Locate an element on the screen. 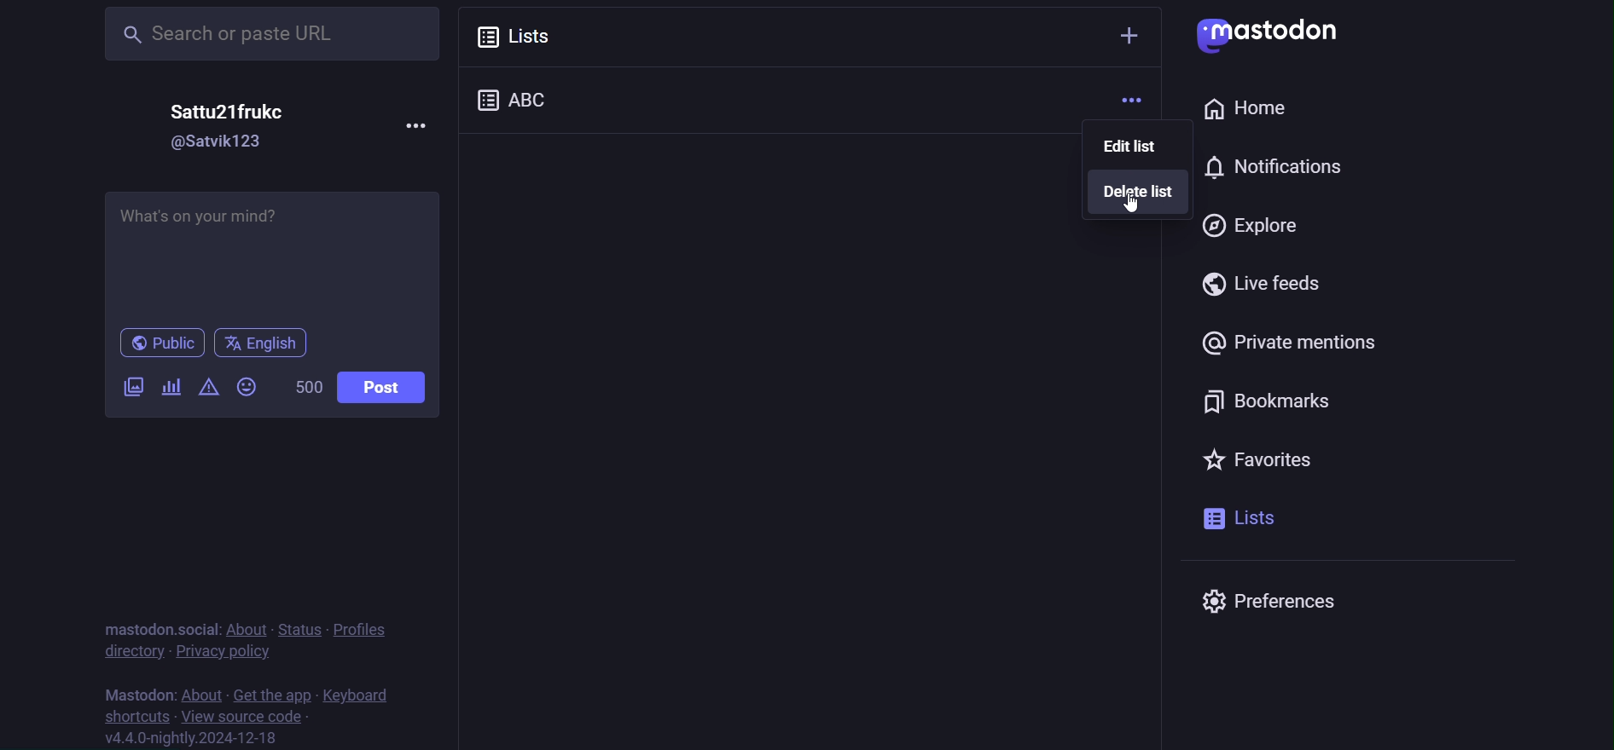 This screenshot has width=1614, height=750. english is located at coordinates (261, 341).